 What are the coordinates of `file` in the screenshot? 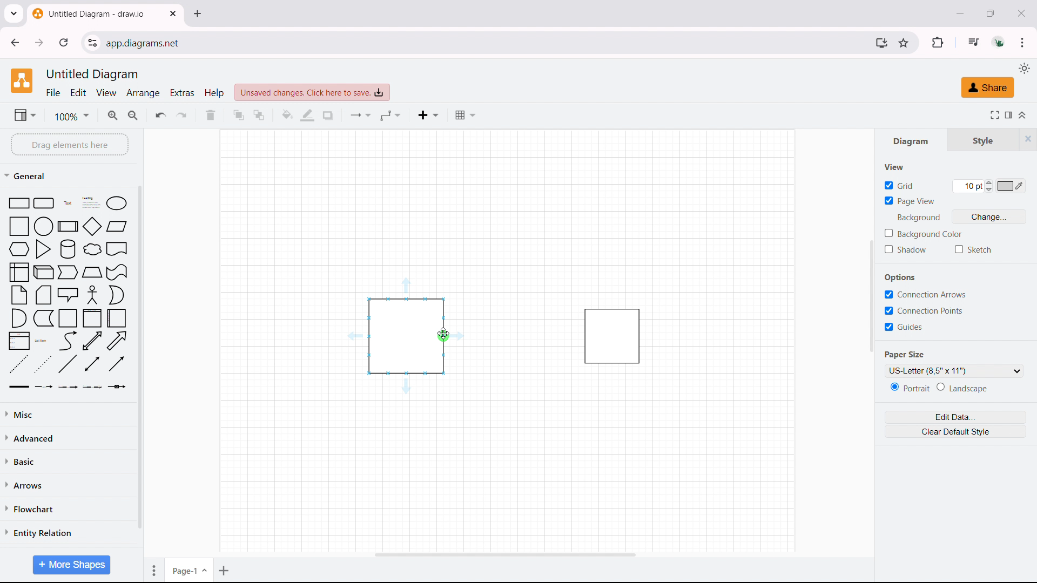 It's located at (53, 93).